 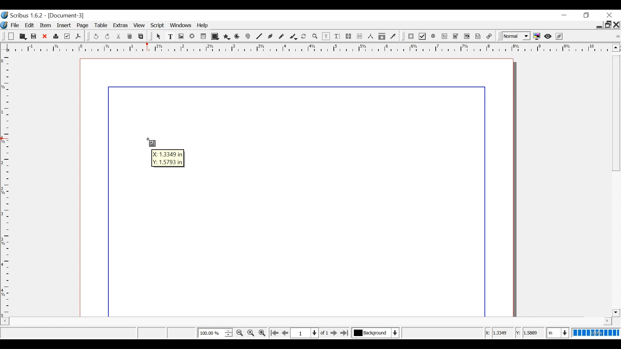 What do you see at coordinates (22, 36) in the screenshot?
I see `Open` at bounding box center [22, 36].